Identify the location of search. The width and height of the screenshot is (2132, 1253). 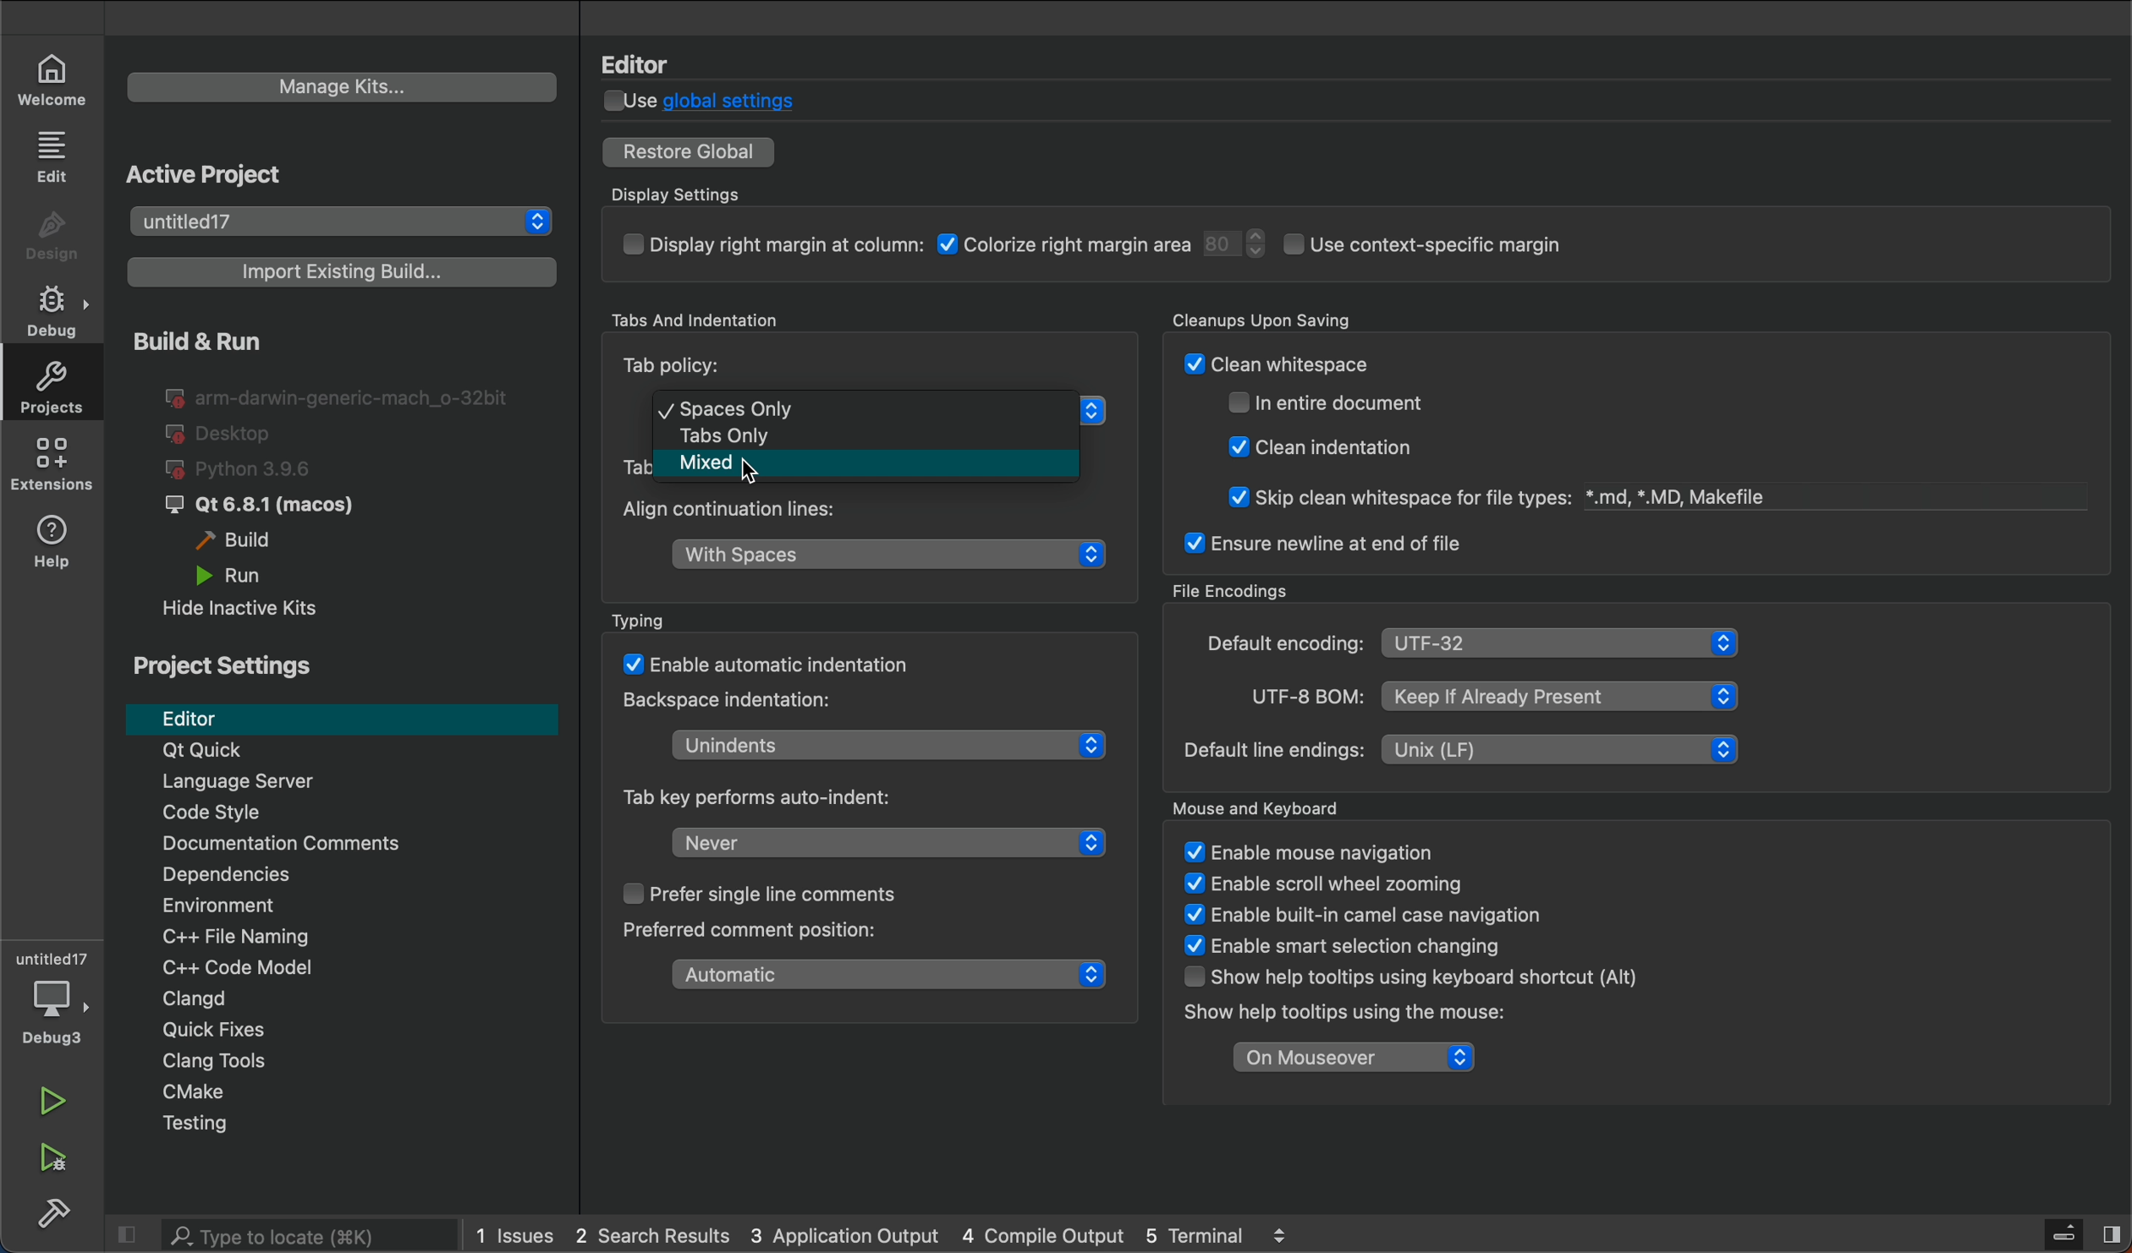
(283, 1234).